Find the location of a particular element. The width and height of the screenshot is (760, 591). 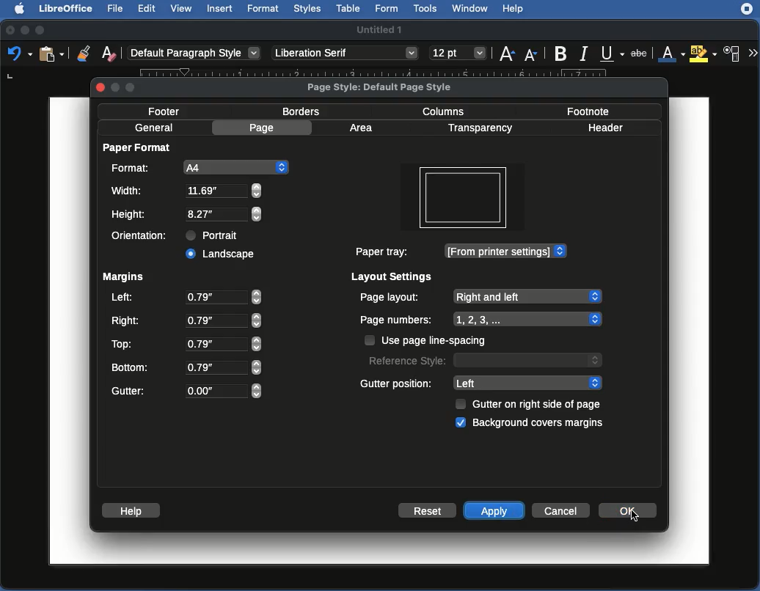

Edit is located at coordinates (147, 9).